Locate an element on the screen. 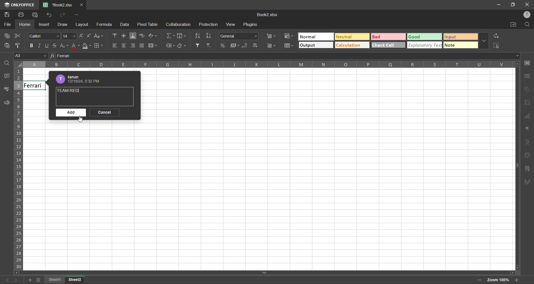  file is located at coordinates (7, 25).